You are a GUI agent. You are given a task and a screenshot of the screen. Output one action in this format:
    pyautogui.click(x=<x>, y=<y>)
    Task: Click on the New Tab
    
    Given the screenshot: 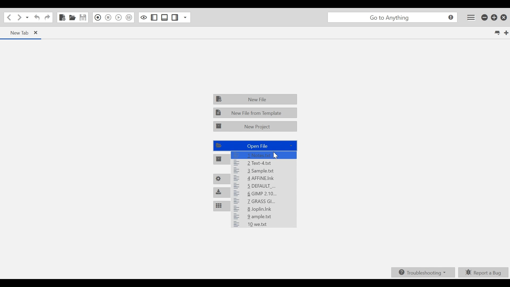 What is the action you would take?
    pyautogui.click(x=16, y=33)
    